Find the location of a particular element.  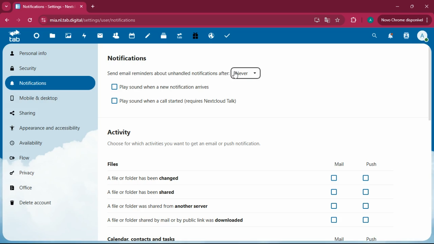

play sound is located at coordinates (183, 102).